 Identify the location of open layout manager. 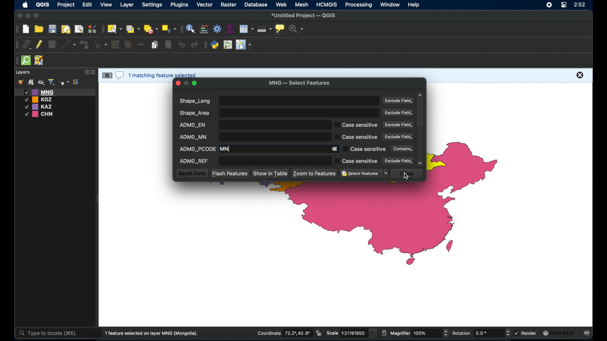
(78, 29).